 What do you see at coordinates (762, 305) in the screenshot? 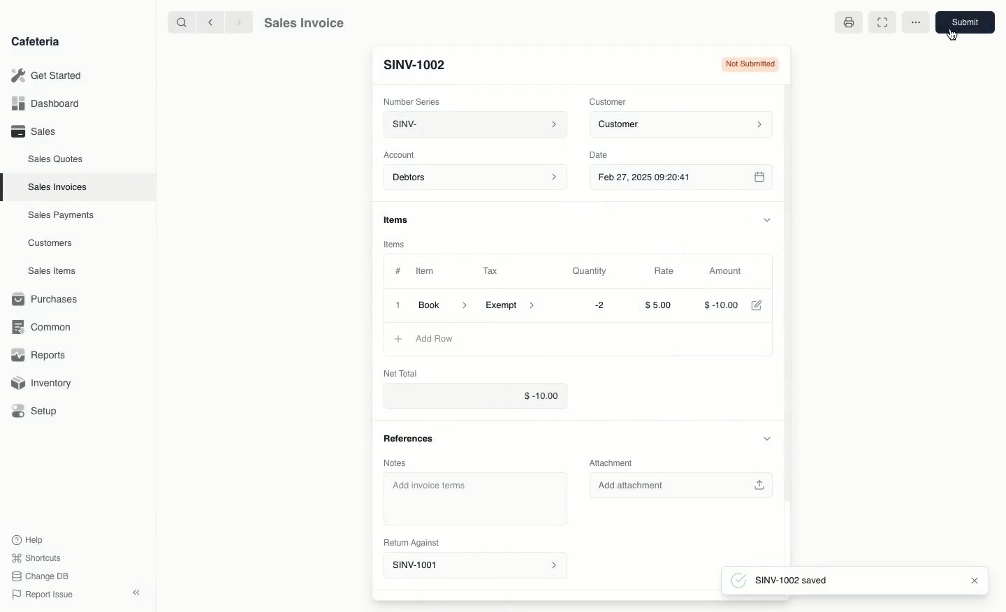
I see `Edit` at bounding box center [762, 305].